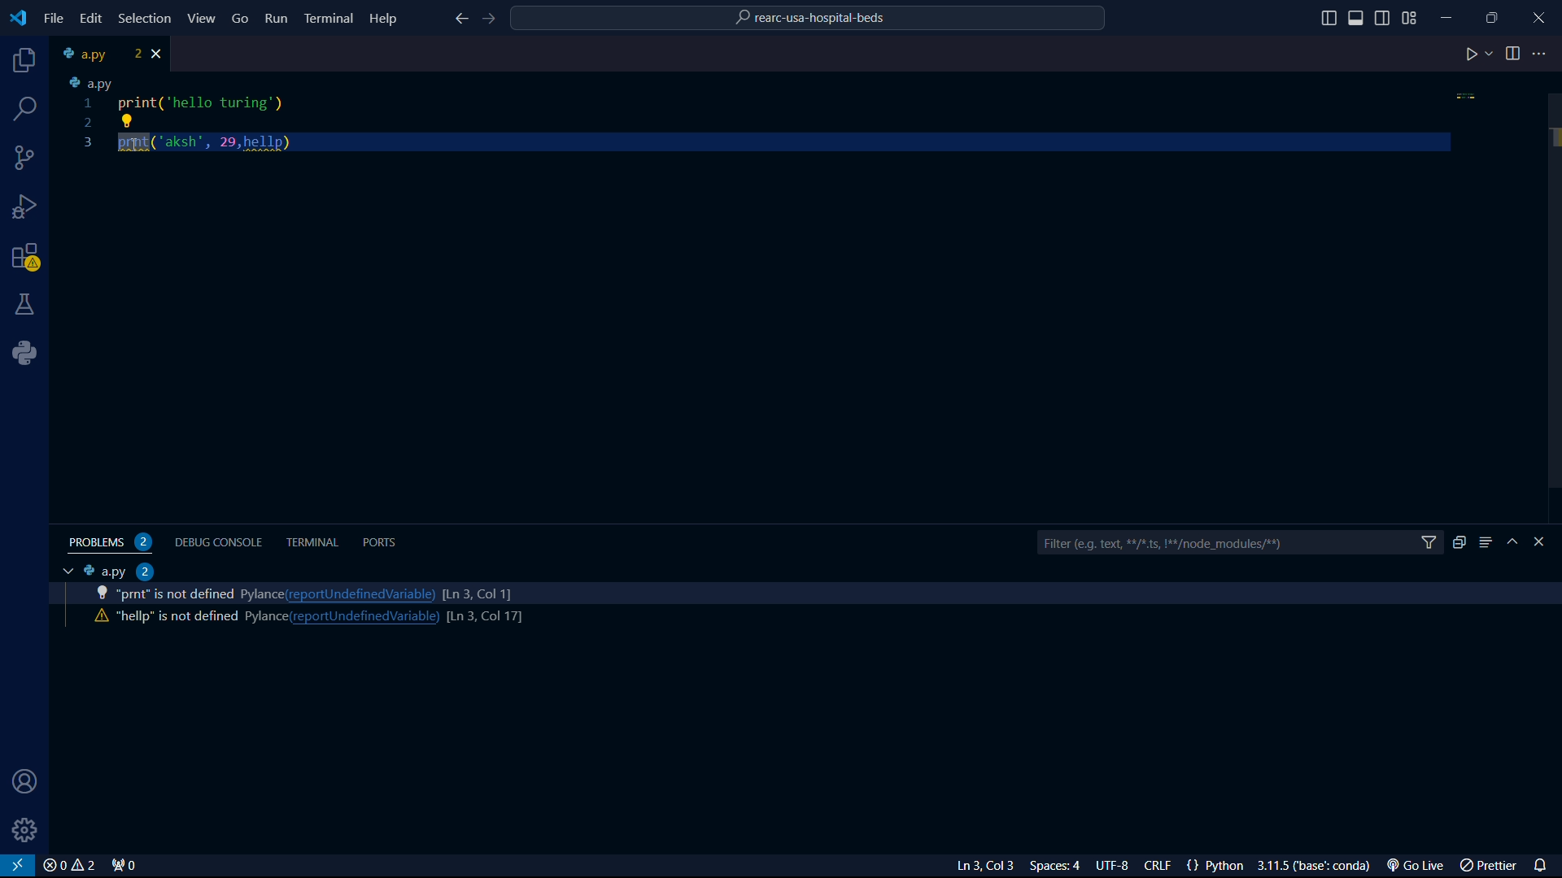  Describe the element at coordinates (63, 572) in the screenshot. I see `tab` at that location.